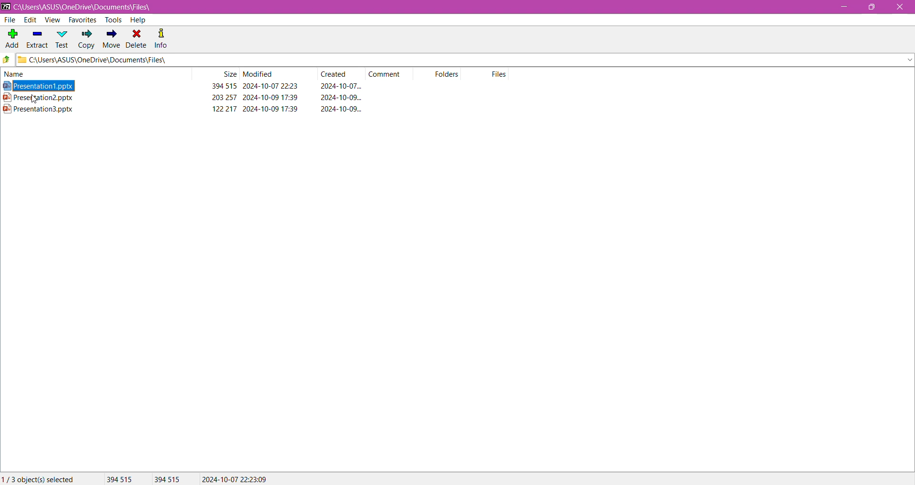 Image resolution: width=915 pixels, height=485 pixels. I want to click on Files, so click(500, 74).